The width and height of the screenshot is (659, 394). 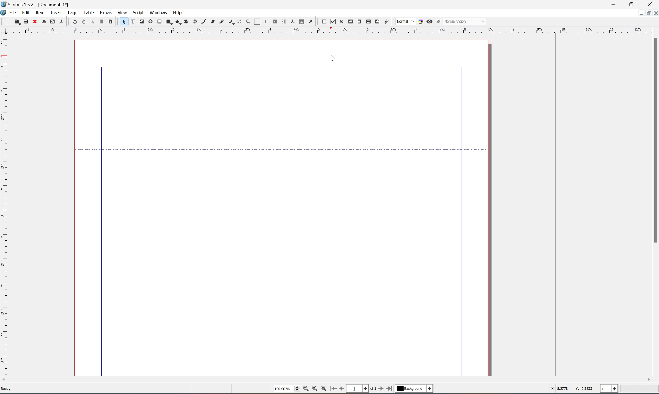 What do you see at coordinates (41, 4) in the screenshot?
I see `Scribus 1.6.2 - [Document-1]` at bounding box center [41, 4].